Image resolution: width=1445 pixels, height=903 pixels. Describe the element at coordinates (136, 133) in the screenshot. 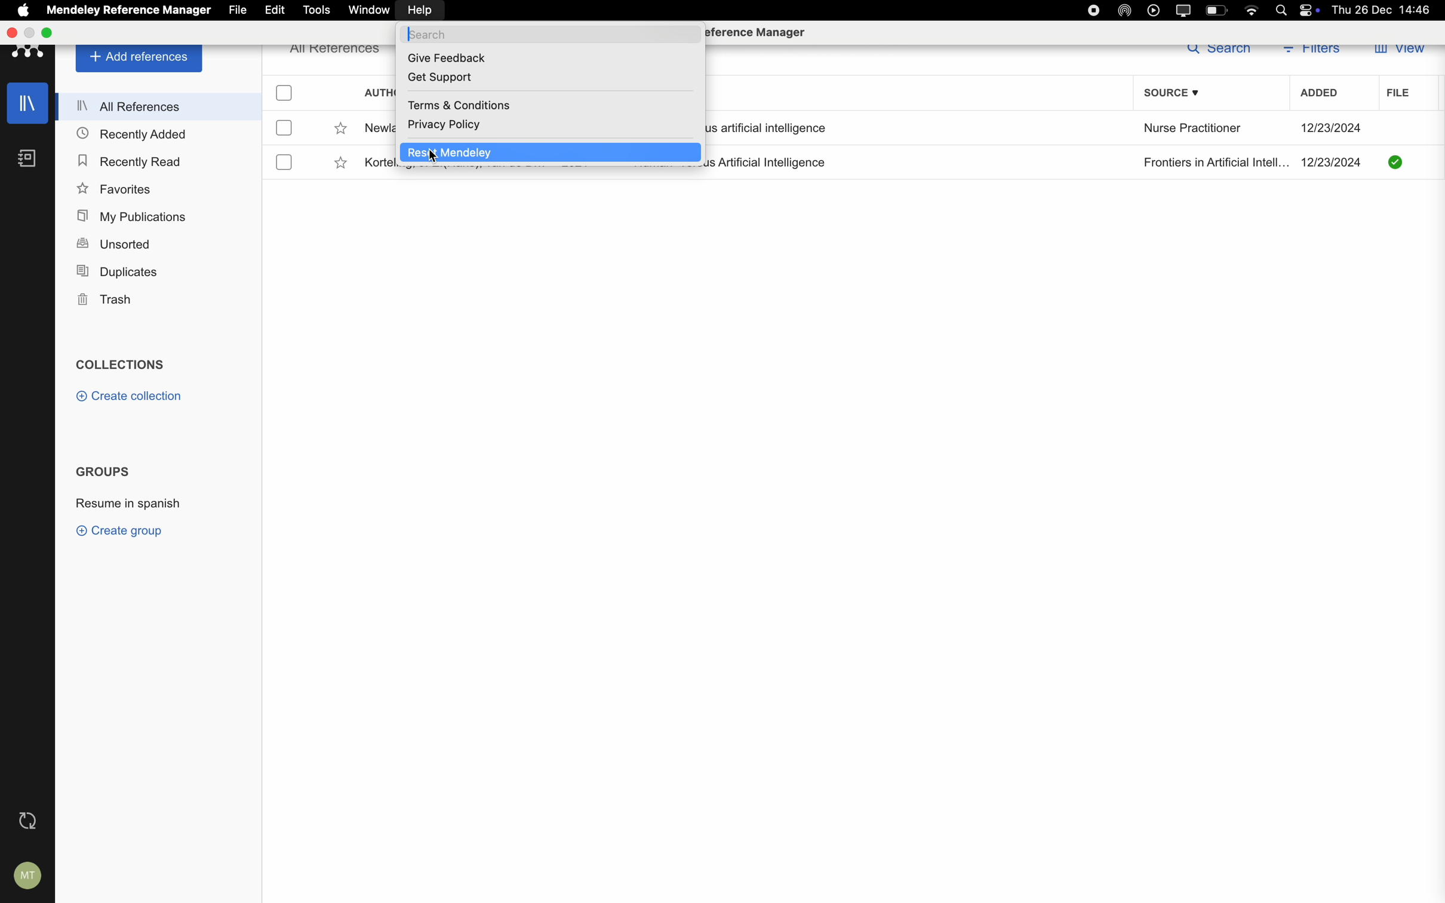

I see `recently added` at that location.